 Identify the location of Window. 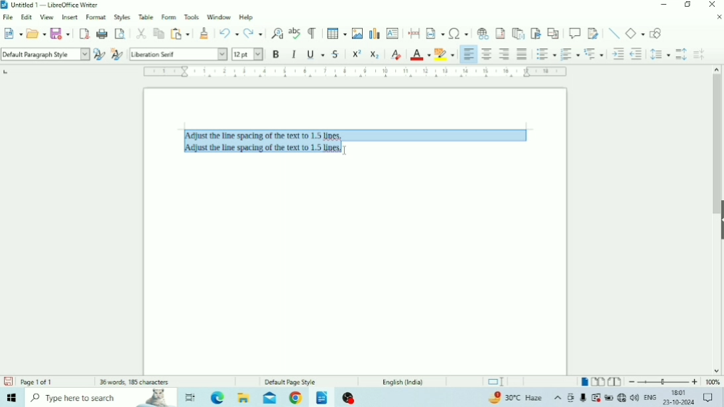
(219, 16).